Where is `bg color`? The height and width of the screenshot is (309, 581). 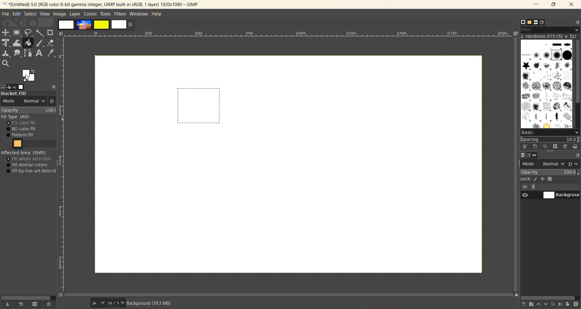
bg color is located at coordinates (25, 128).